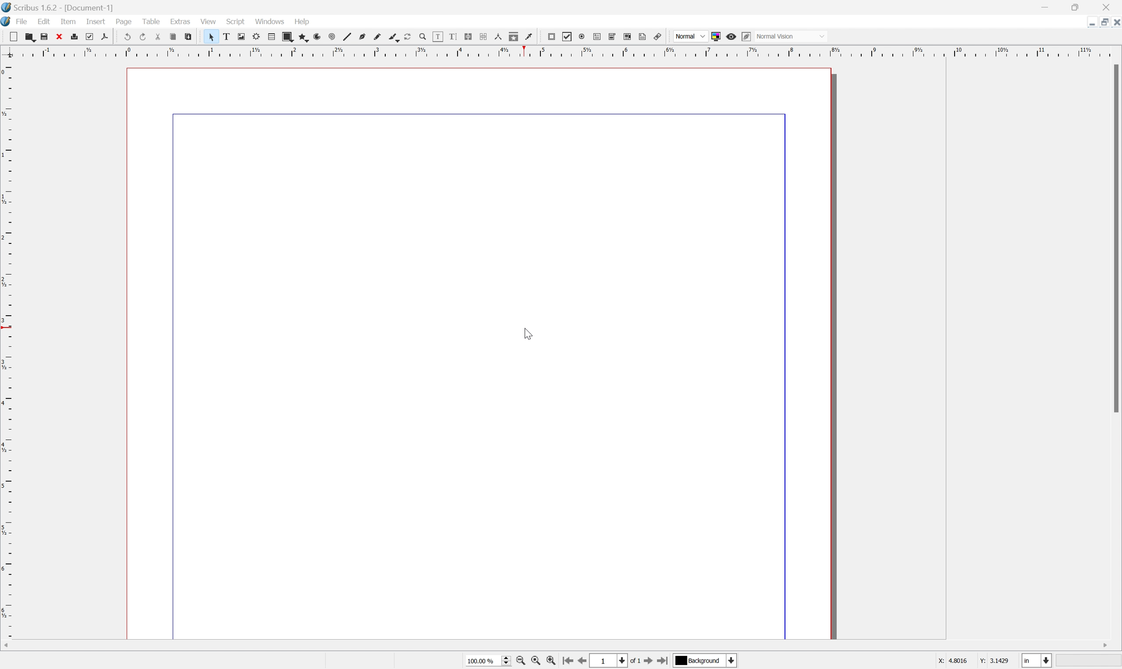 This screenshot has height=669, width=1122. What do you see at coordinates (628, 37) in the screenshot?
I see `pdf list box` at bounding box center [628, 37].